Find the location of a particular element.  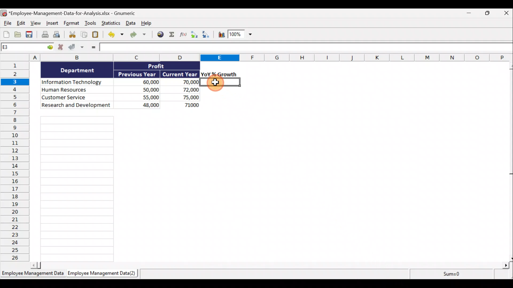

Print preview is located at coordinates (57, 35).